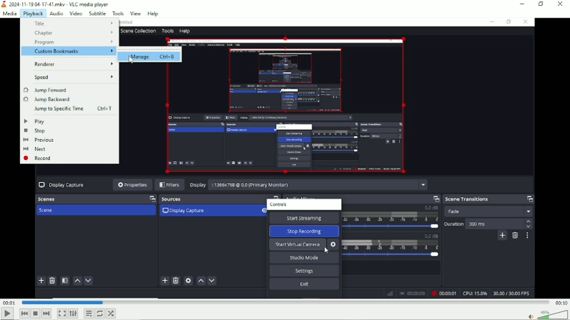 This screenshot has height=320, width=570. I want to click on 2024-11-19 04-17.41.mkv - VLC media player, so click(56, 4).